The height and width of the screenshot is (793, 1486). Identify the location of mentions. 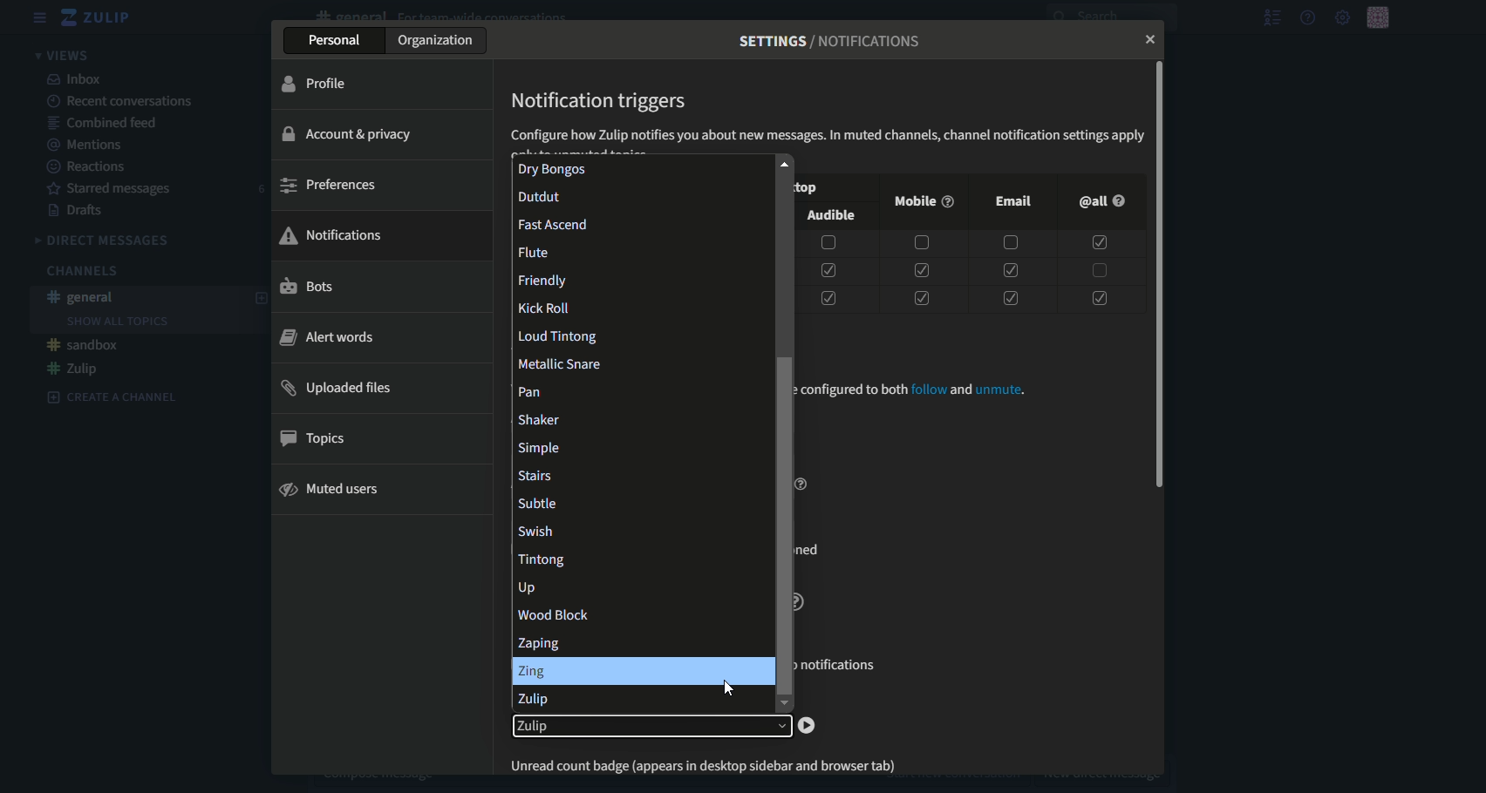
(91, 145).